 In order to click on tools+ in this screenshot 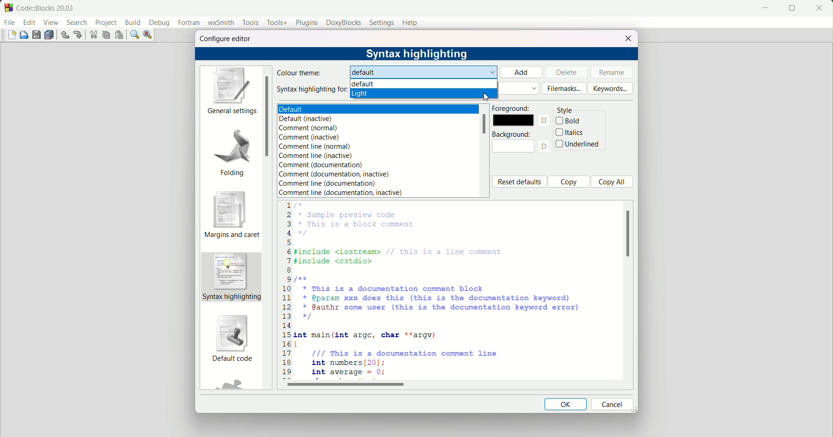, I will do `click(276, 23)`.